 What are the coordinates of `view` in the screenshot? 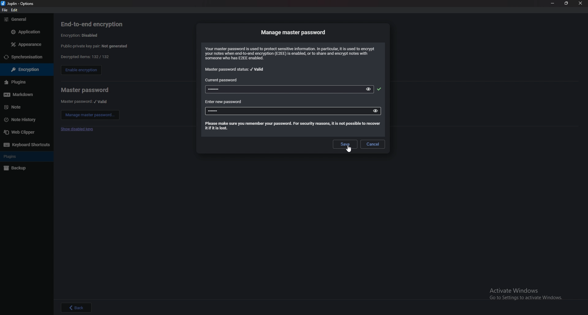 It's located at (369, 89).